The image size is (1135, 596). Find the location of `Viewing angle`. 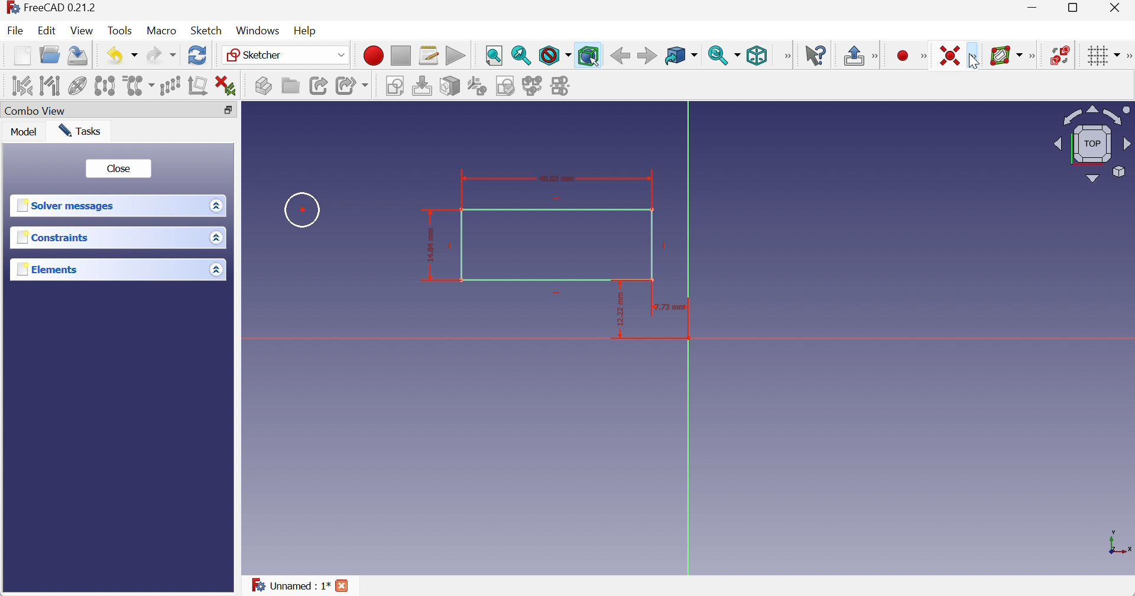

Viewing angle is located at coordinates (1092, 145).